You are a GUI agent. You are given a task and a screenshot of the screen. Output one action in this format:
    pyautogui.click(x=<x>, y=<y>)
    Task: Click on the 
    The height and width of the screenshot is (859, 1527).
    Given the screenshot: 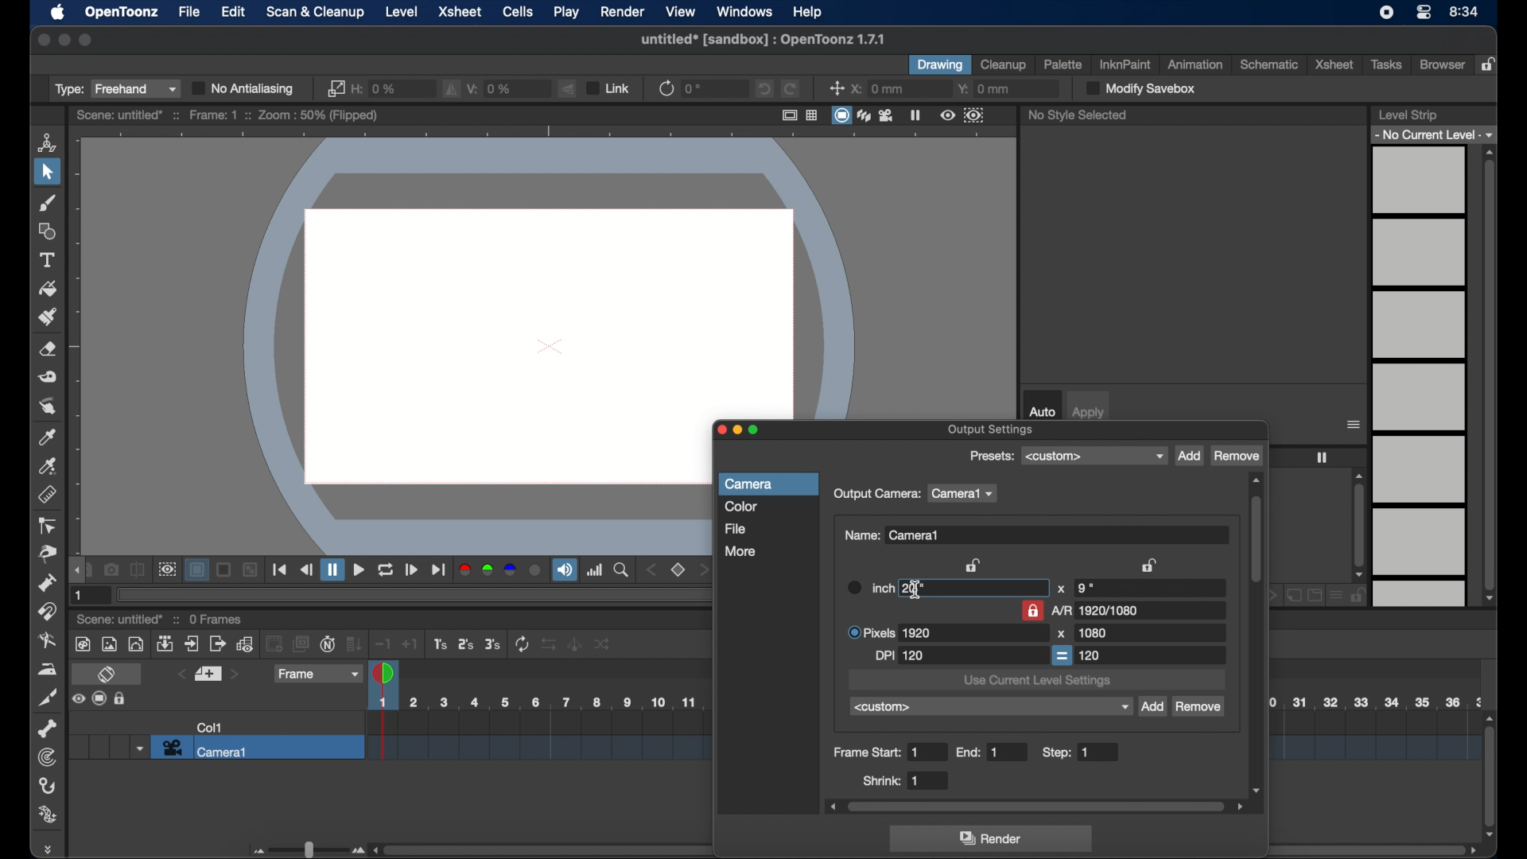 What is the action you would take?
    pyautogui.click(x=275, y=643)
    